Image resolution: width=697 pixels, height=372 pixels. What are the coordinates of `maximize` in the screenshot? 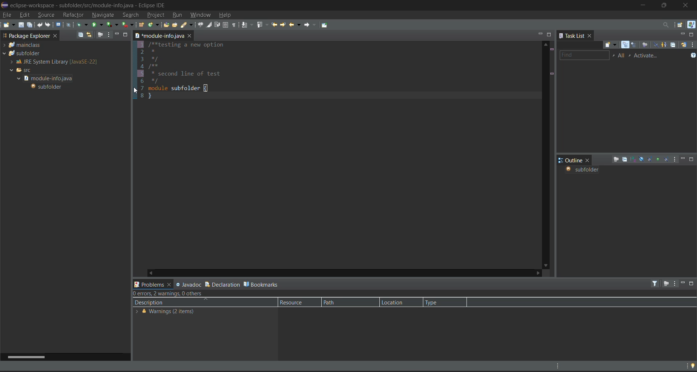 It's located at (667, 4).